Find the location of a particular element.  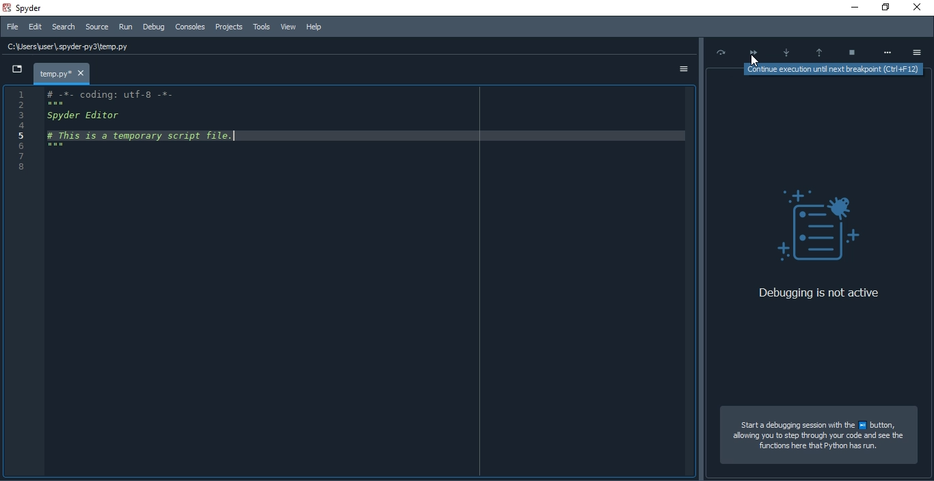

dropdown is located at coordinates (17, 69).